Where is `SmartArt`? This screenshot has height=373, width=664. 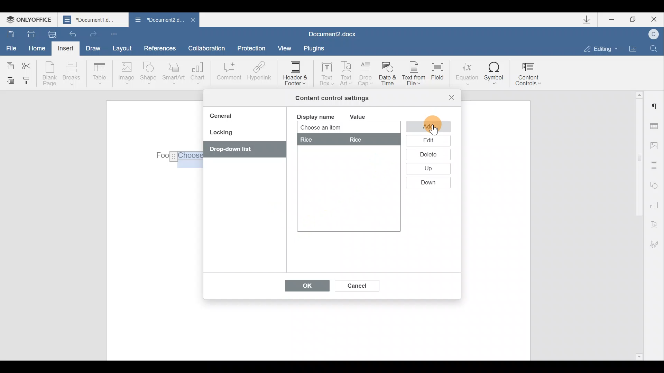
SmartArt is located at coordinates (174, 73).